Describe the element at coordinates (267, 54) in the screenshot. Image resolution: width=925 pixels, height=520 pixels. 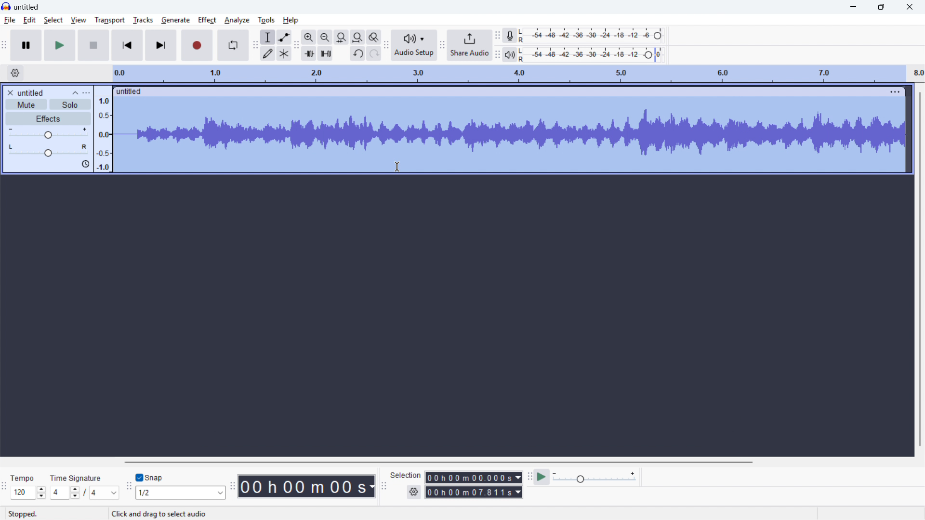
I see `Draw tool ` at that location.